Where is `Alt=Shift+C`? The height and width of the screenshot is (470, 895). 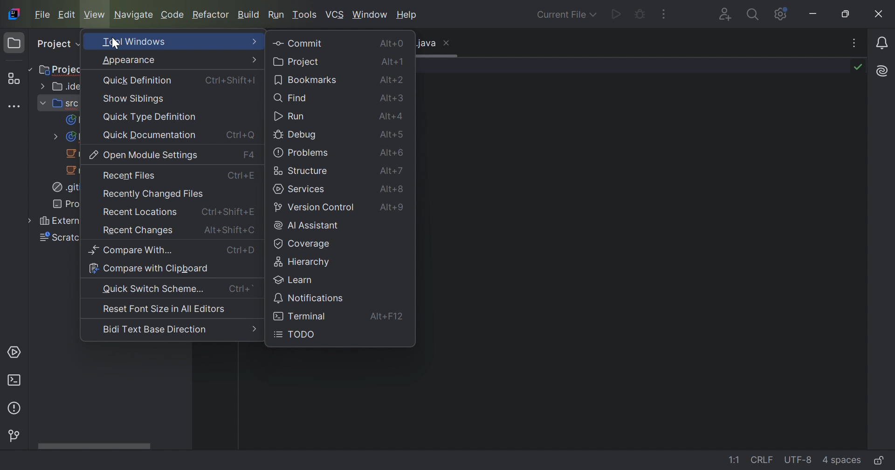 Alt=Shift+C is located at coordinates (229, 229).